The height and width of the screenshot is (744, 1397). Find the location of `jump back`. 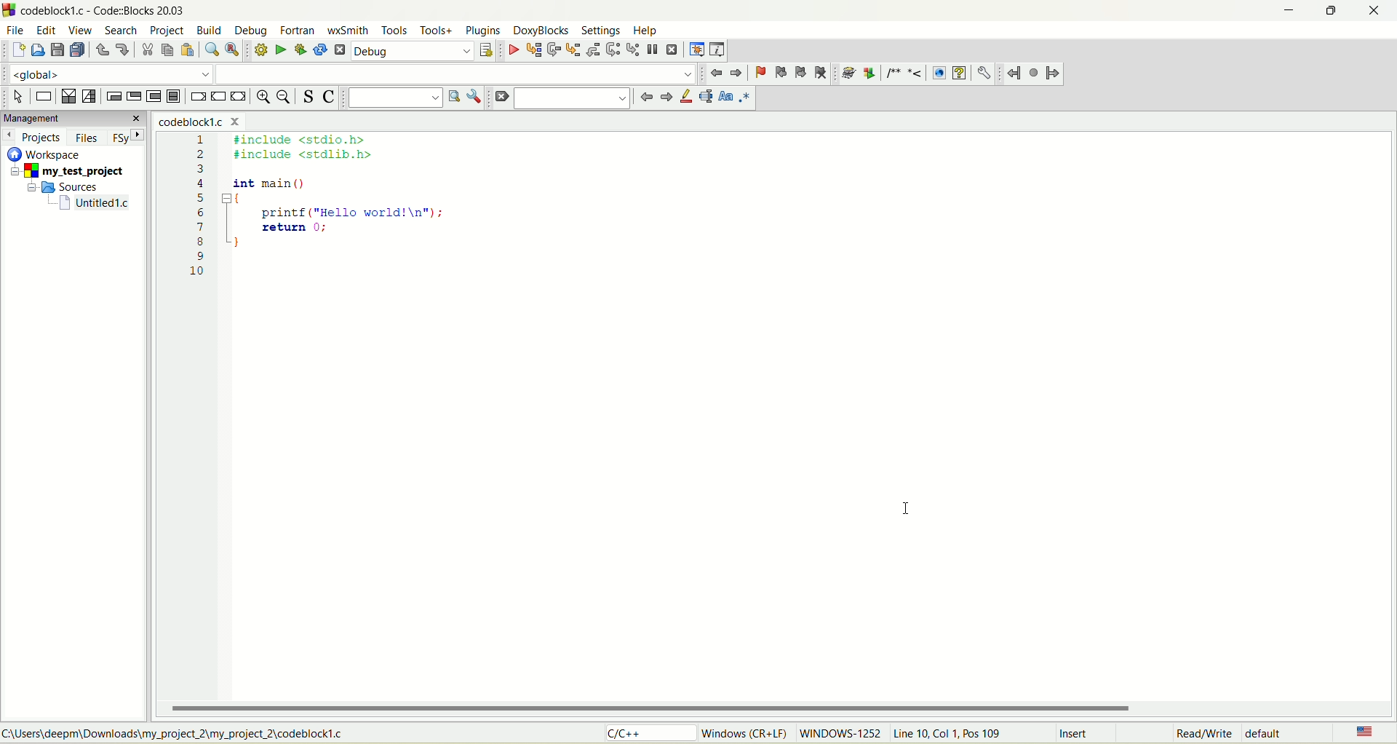

jump back is located at coordinates (717, 74).